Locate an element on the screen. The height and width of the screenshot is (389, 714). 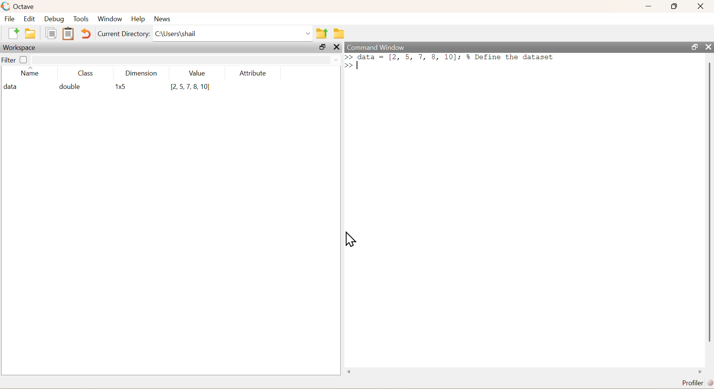
command window is located at coordinates (377, 47).